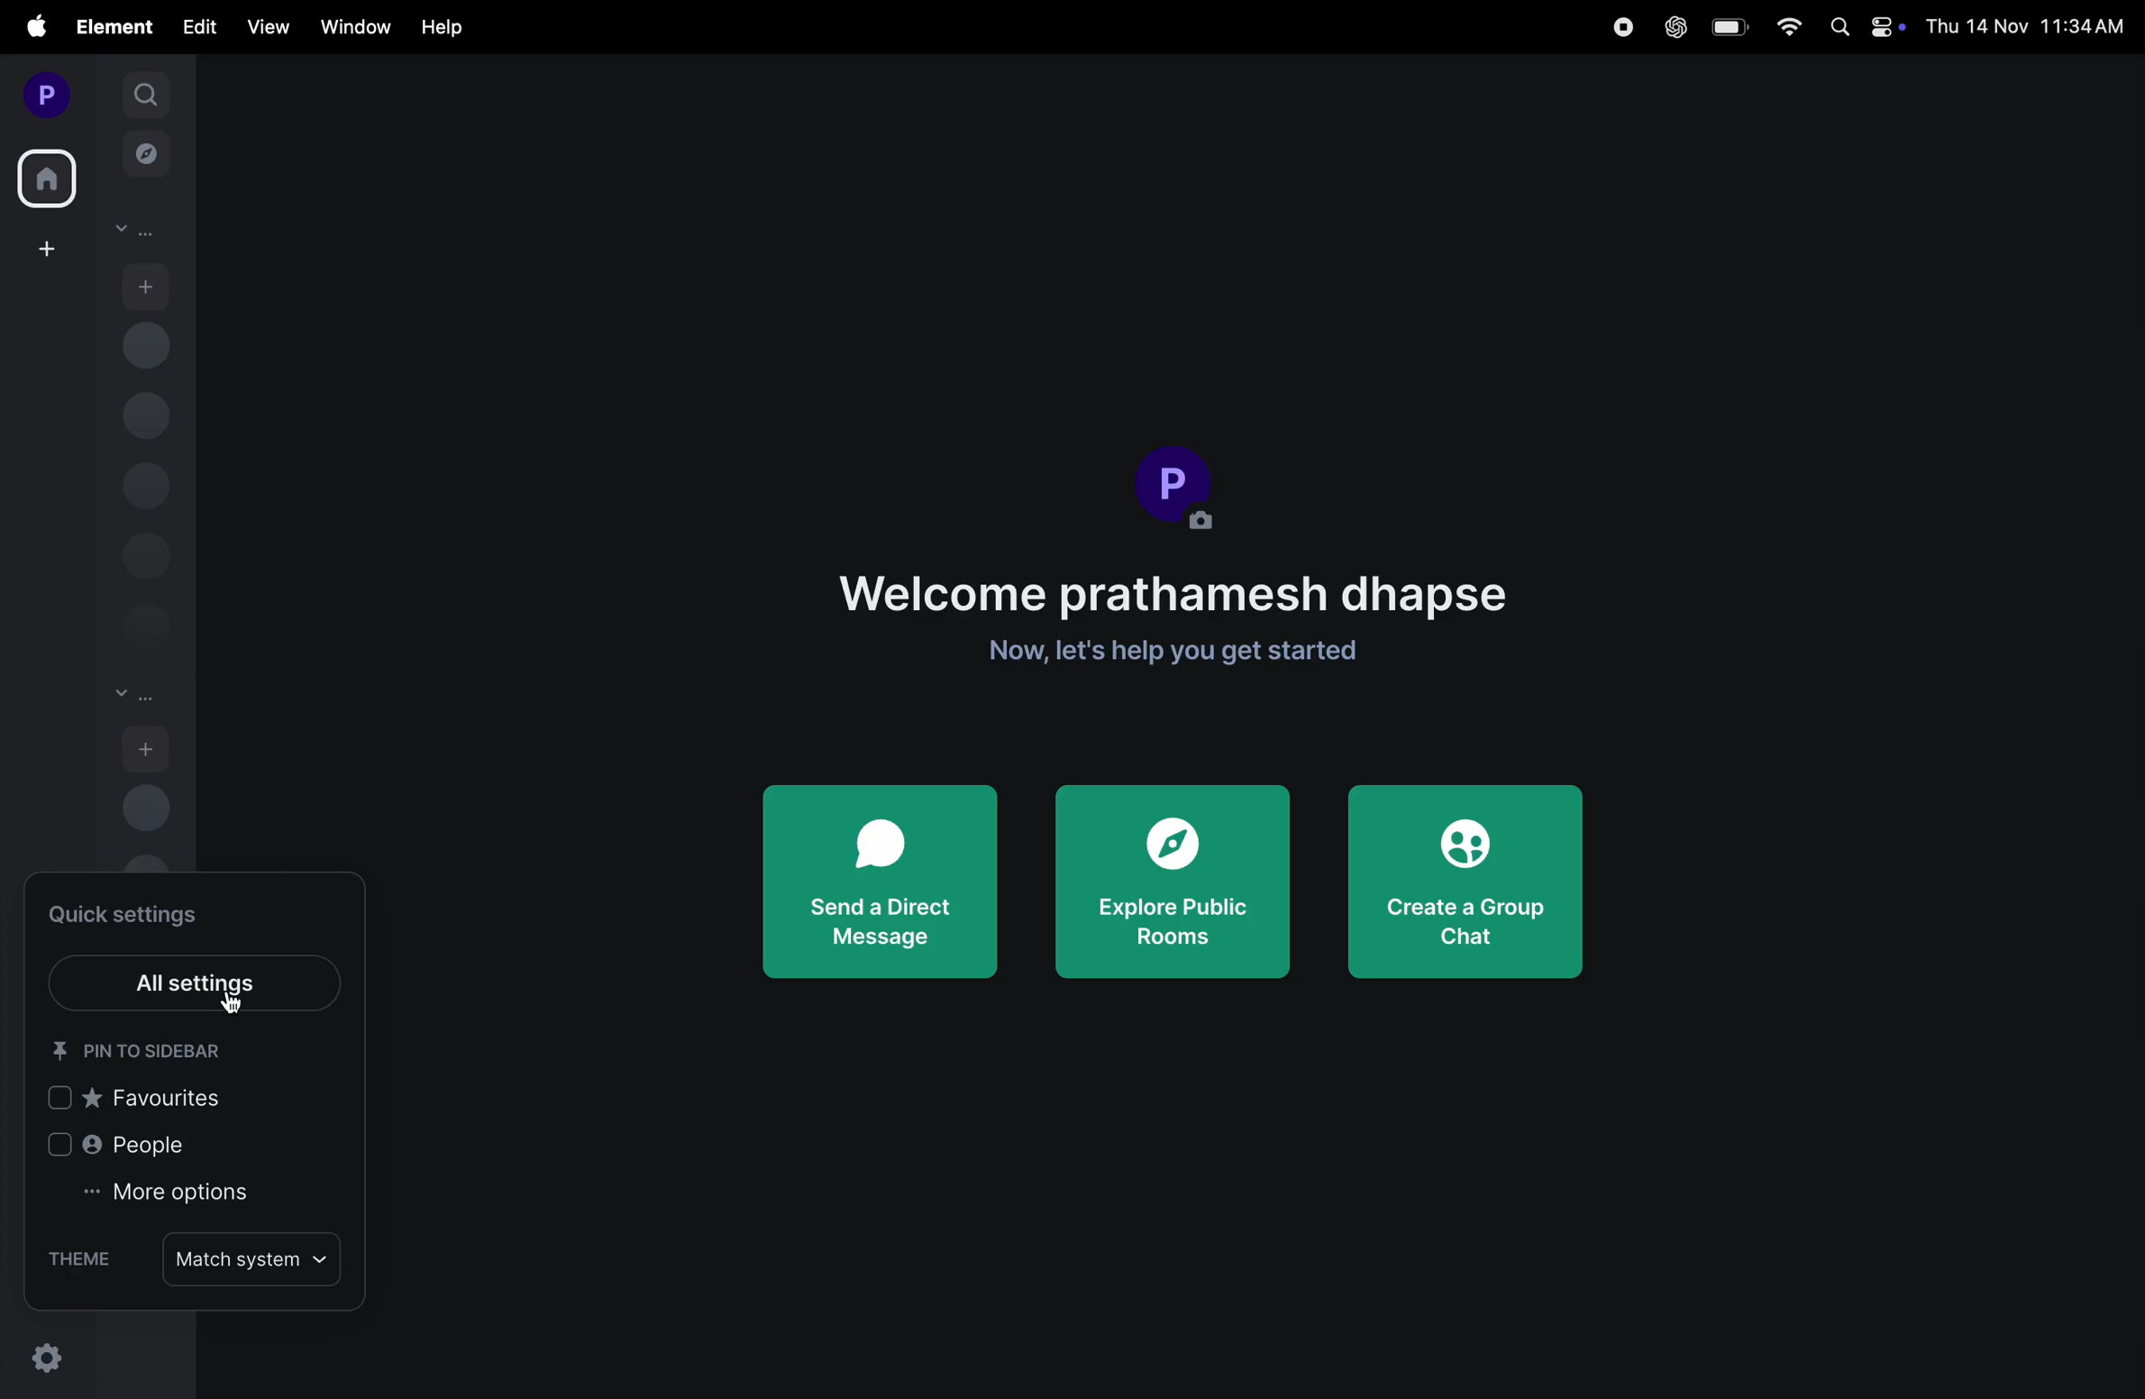  I want to click on Welcome prathamesh dhapse
Now, let's help you get started, so click(1179, 623).